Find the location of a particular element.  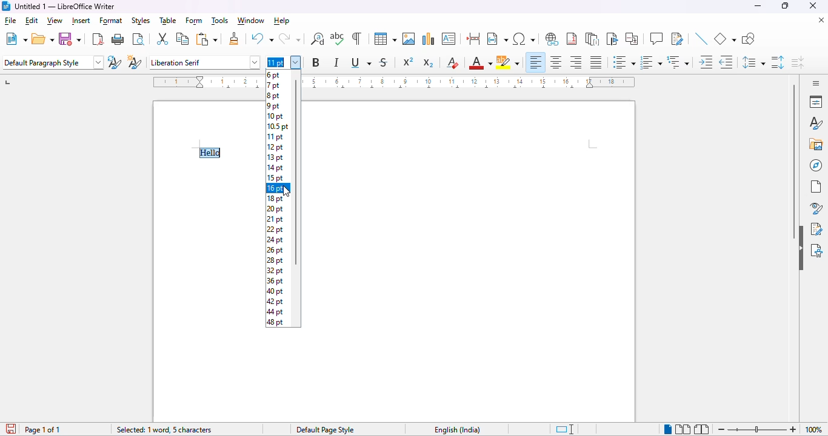

gallery is located at coordinates (815, 144).